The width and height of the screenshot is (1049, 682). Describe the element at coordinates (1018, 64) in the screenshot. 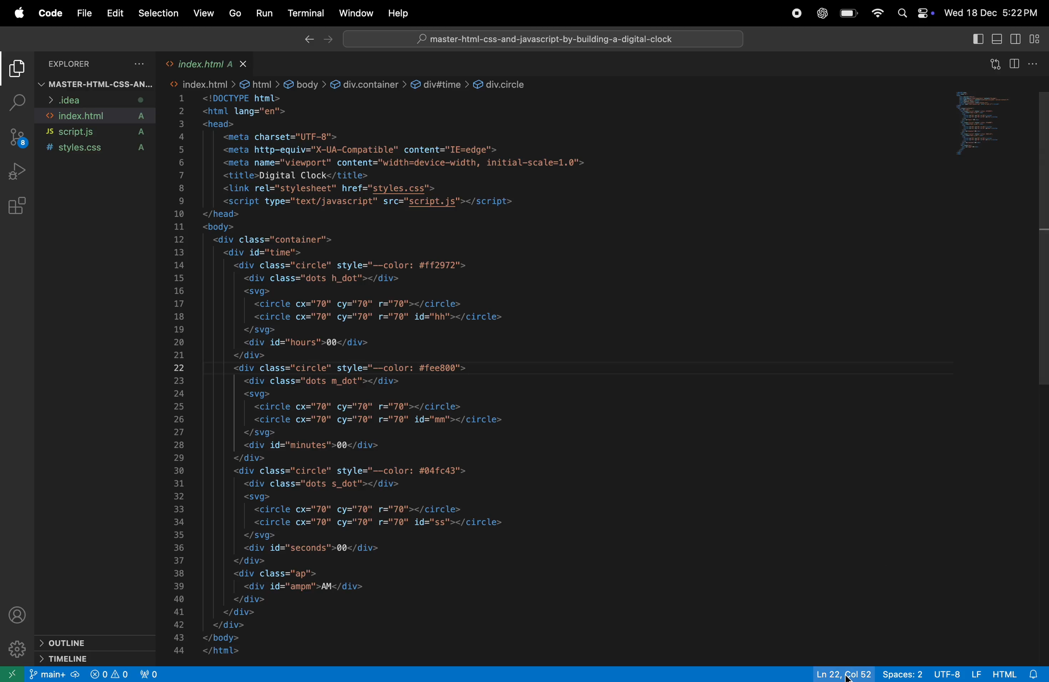

I see `split editor` at that location.